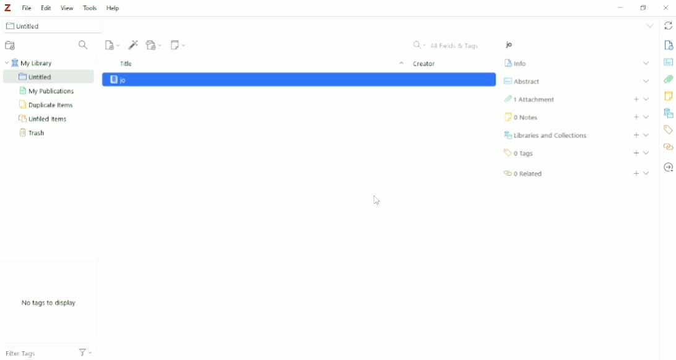  I want to click on Add Item (s) by Identifier, so click(133, 45).